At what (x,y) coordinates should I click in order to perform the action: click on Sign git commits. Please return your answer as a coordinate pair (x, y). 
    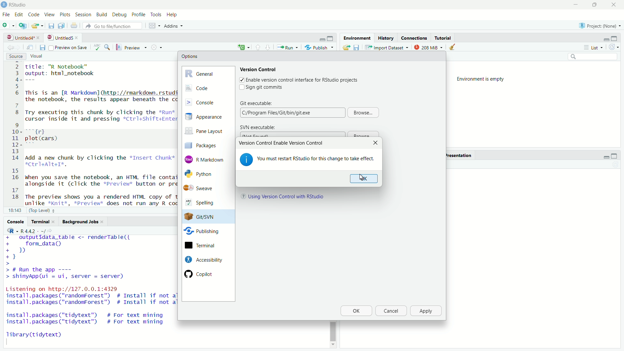
    Looking at the image, I should click on (267, 87).